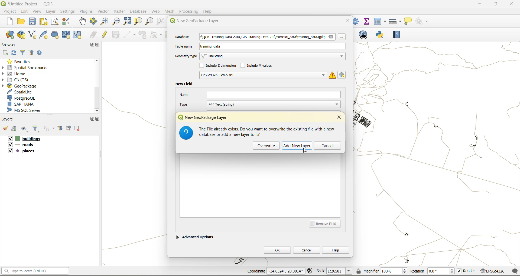 The height and width of the screenshot is (276, 520). I want to click on table name, so click(184, 46).